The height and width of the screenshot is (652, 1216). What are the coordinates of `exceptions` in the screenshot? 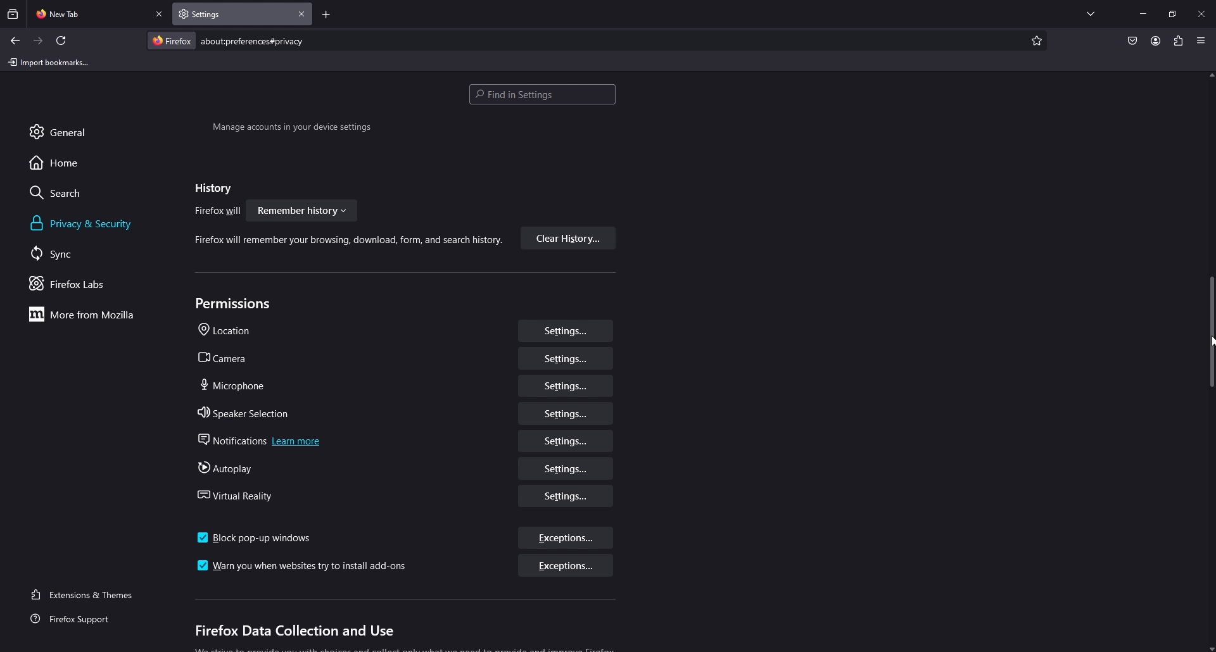 It's located at (564, 567).